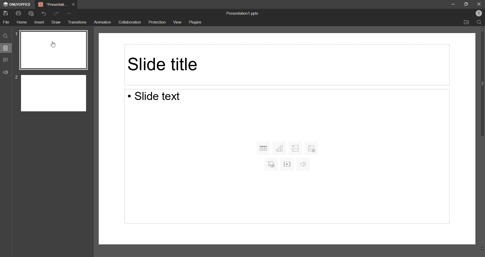 This screenshot has height=257, width=485. I want to click on Slide Title, so click(285, 64).